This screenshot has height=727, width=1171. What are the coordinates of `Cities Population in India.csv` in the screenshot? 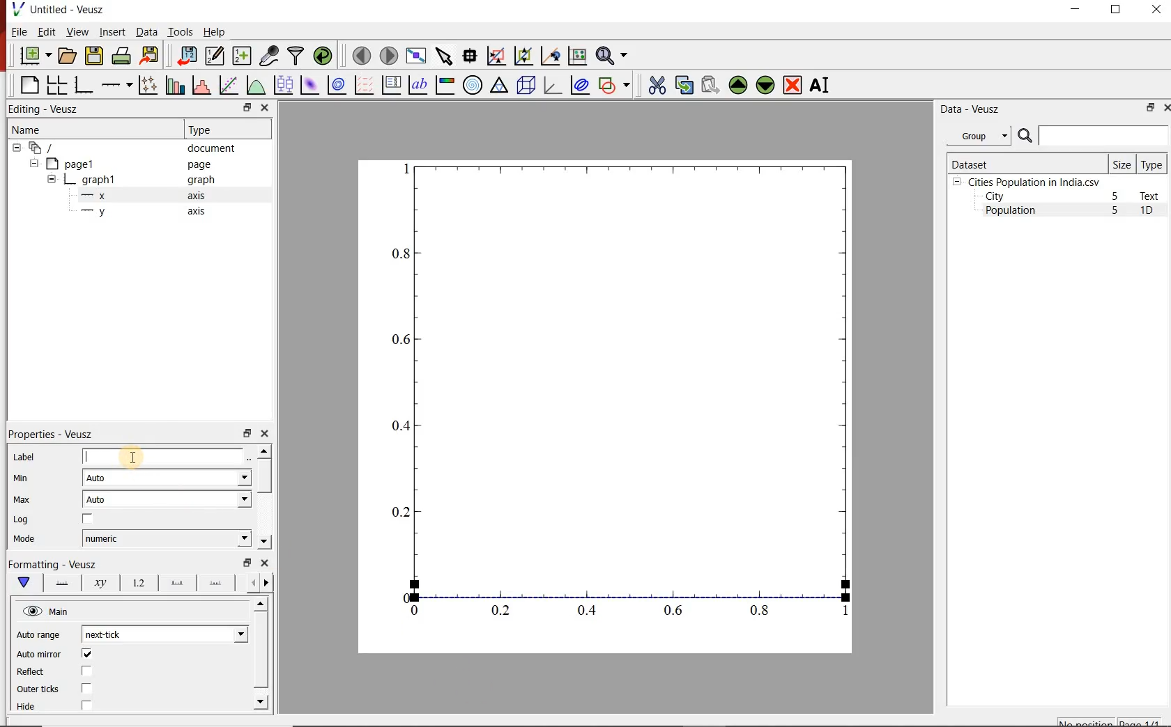 It's located at (1032, 182).